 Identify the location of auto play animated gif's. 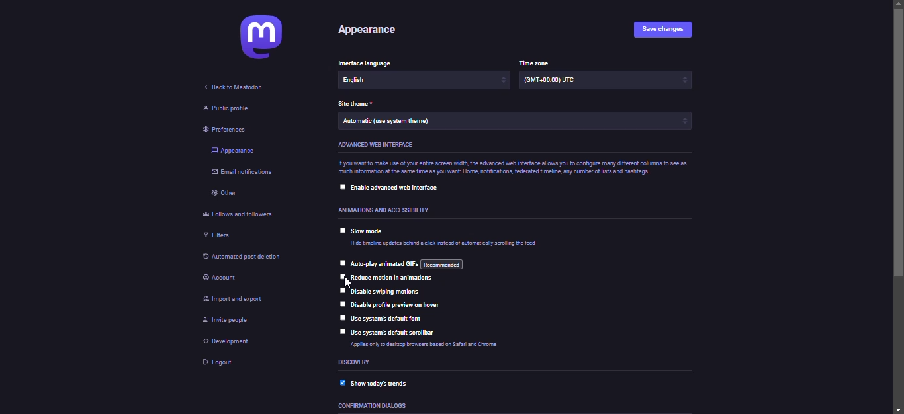
(407, 264).